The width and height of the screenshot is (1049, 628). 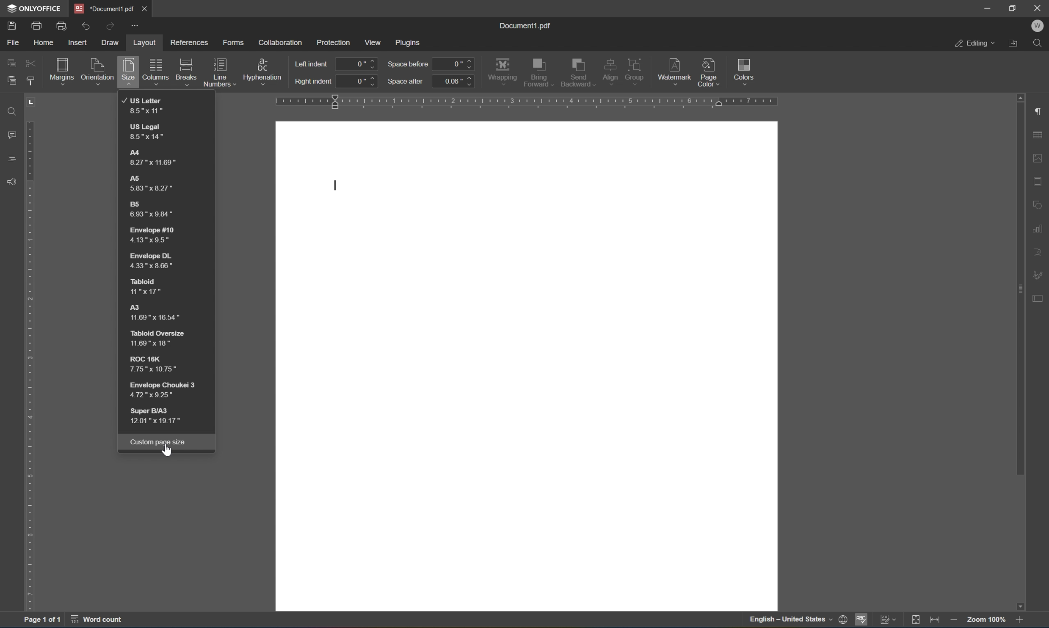 I want to click on hypernation, so click(x=264, y=70).